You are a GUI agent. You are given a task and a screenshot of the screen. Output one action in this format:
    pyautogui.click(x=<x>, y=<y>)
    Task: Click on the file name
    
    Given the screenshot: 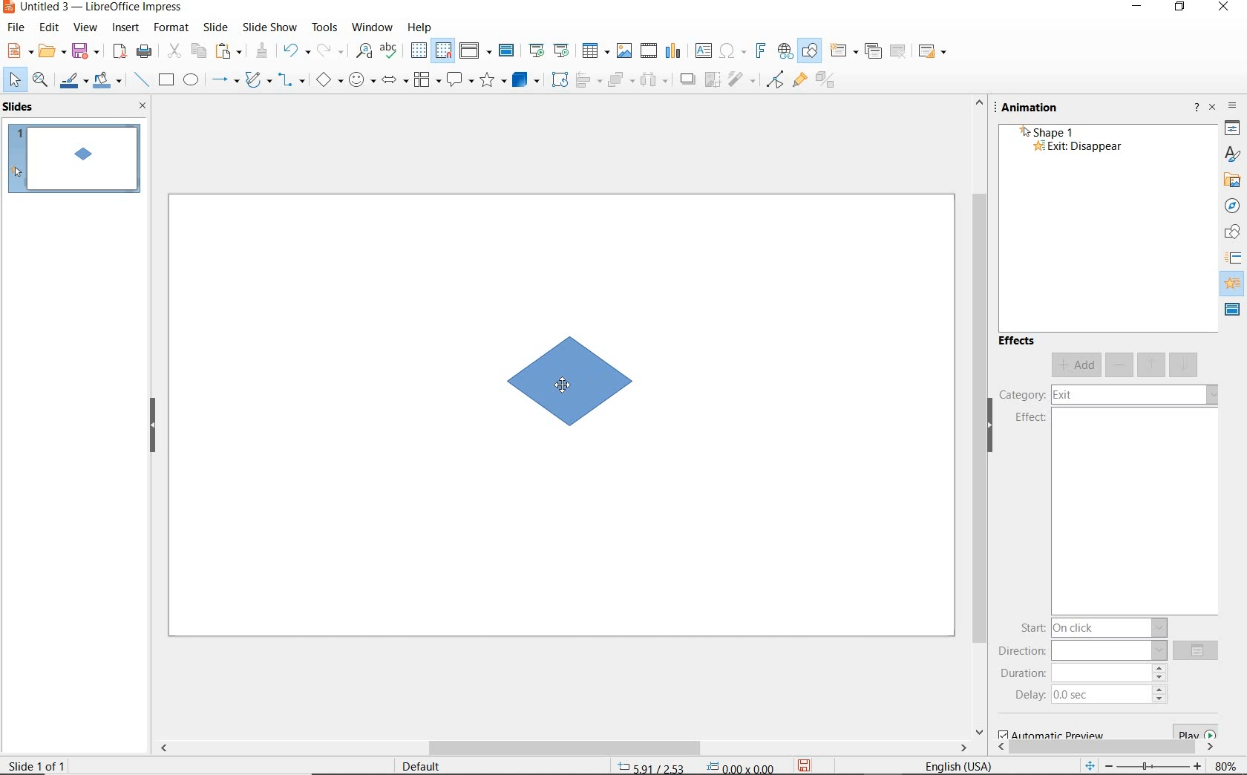 What is the action you would take?
    pyautogui.click(x=94, y=7)
    